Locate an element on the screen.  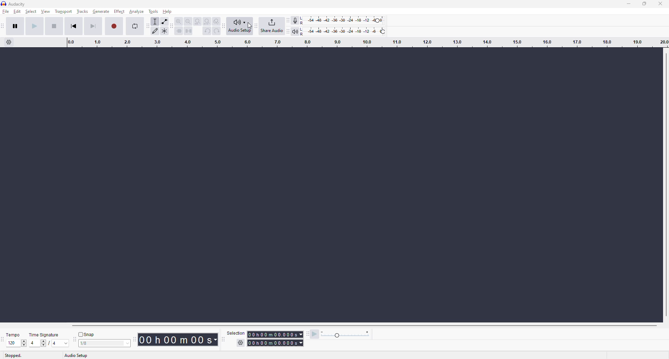
audacity share audio toolbar is located at coordinates (255, 25).